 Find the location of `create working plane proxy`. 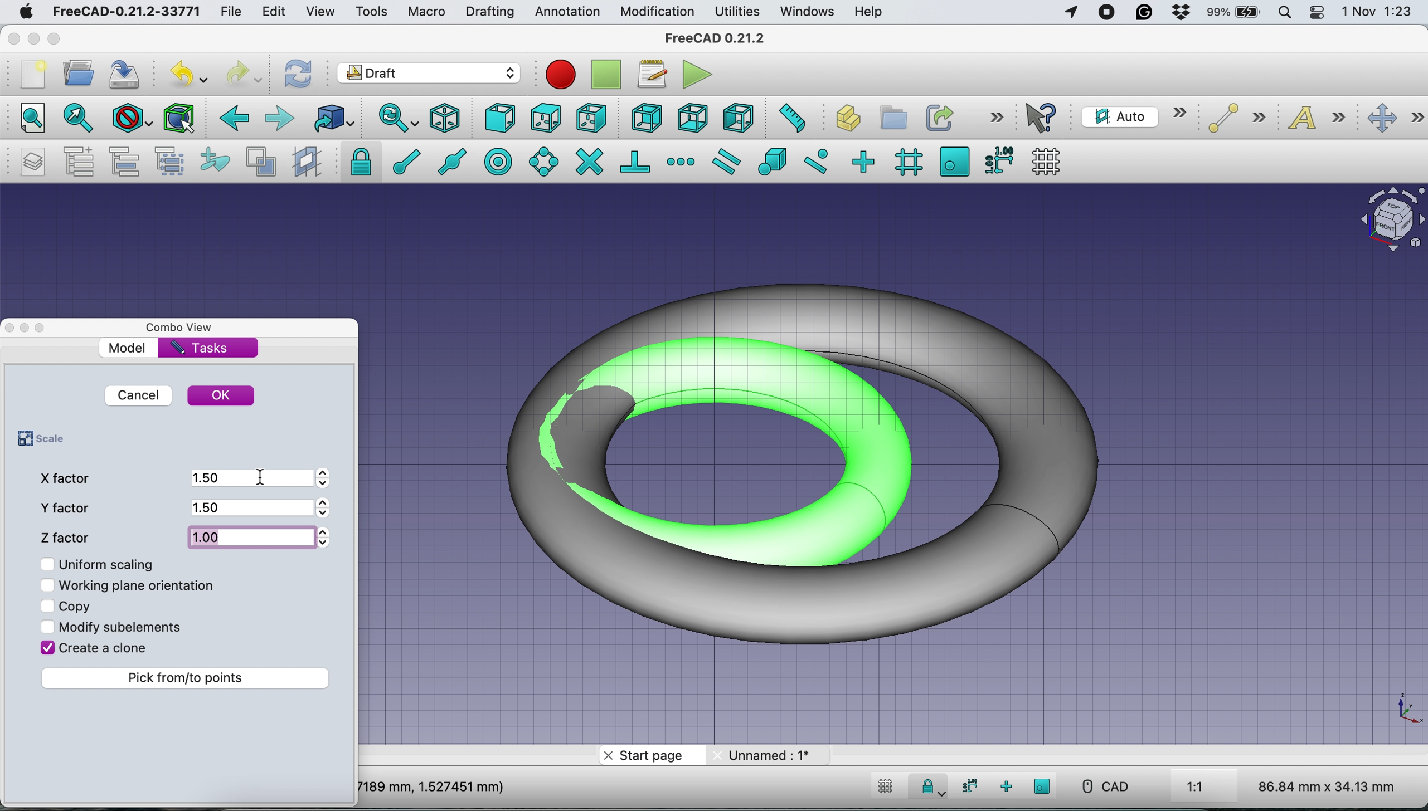

create working plane proxy is located at coordinates (305, 161).